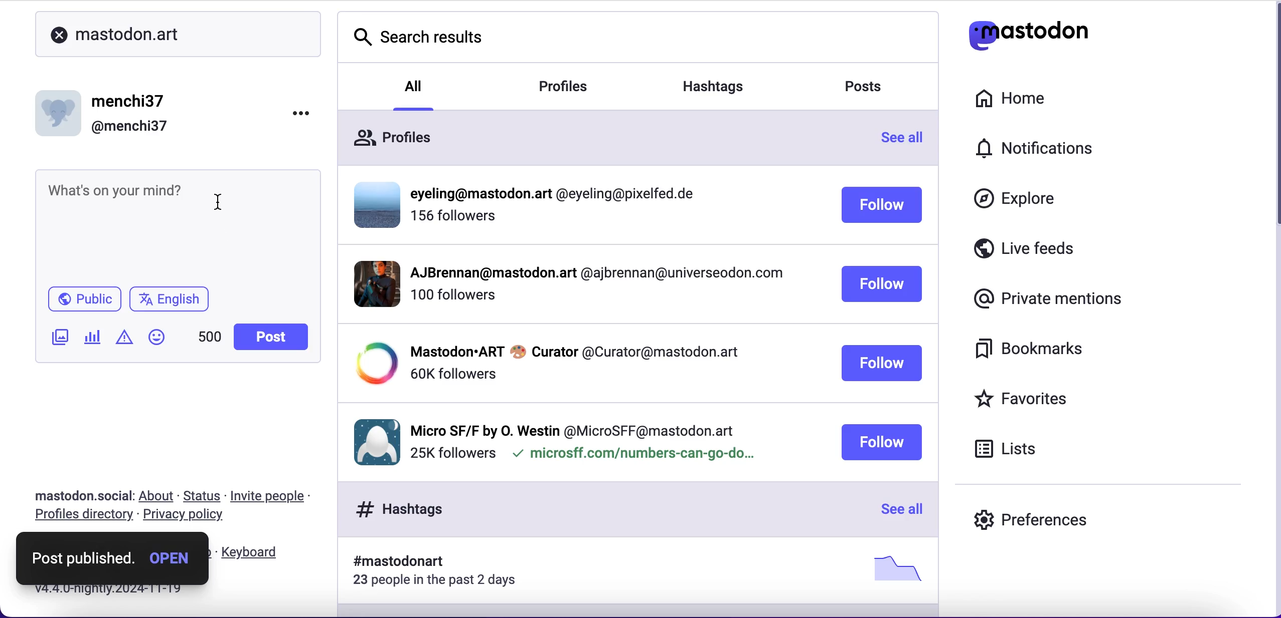 The height and width of the screenshot is (618, 1281). Describe the element at coordinates (78, 494) in the screenshot. I see `mastodon.social` at that location.